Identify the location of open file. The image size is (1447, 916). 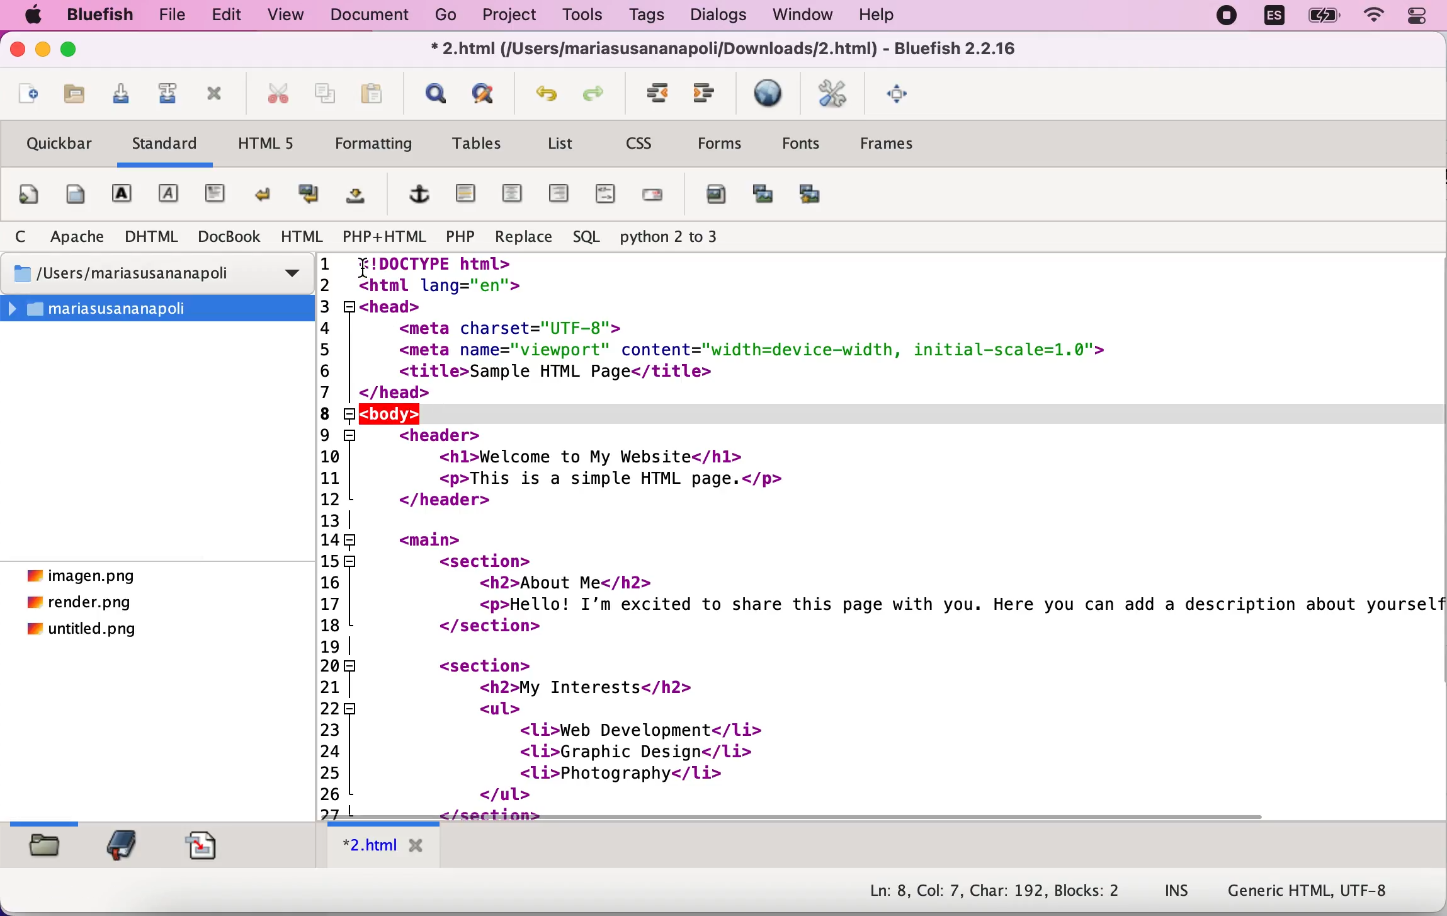
(76, 95).